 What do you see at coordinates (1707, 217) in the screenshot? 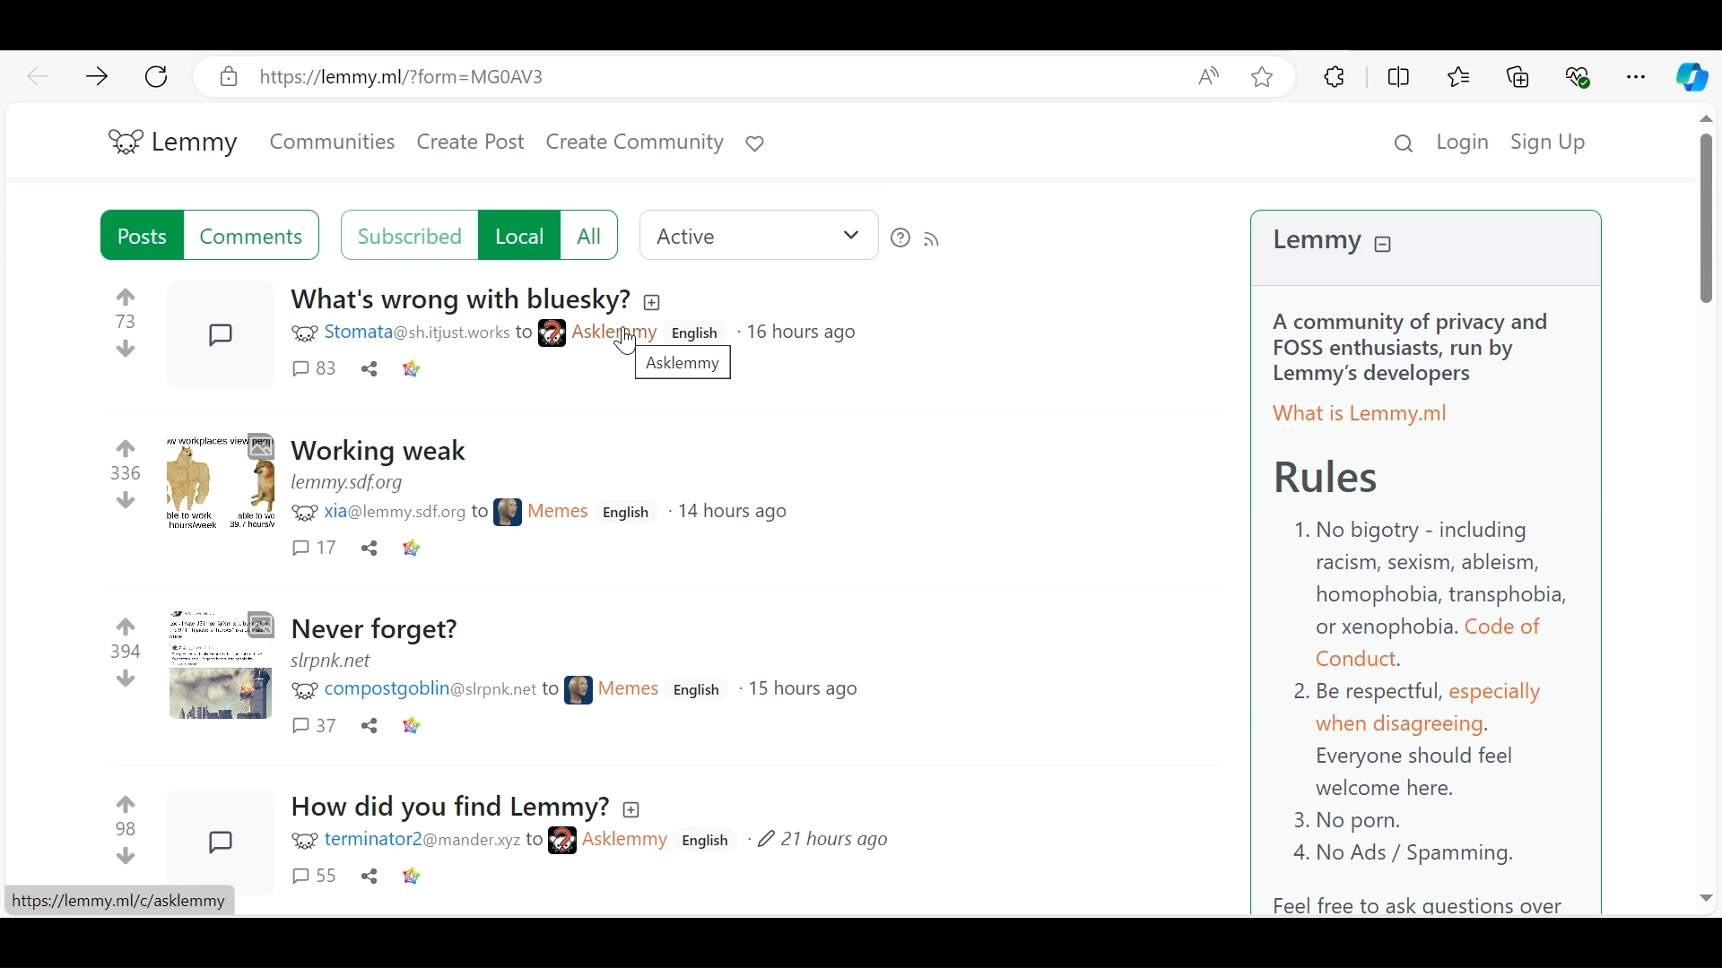
I see `Vertical Scroll bar` at bounding box center [1707, 217].